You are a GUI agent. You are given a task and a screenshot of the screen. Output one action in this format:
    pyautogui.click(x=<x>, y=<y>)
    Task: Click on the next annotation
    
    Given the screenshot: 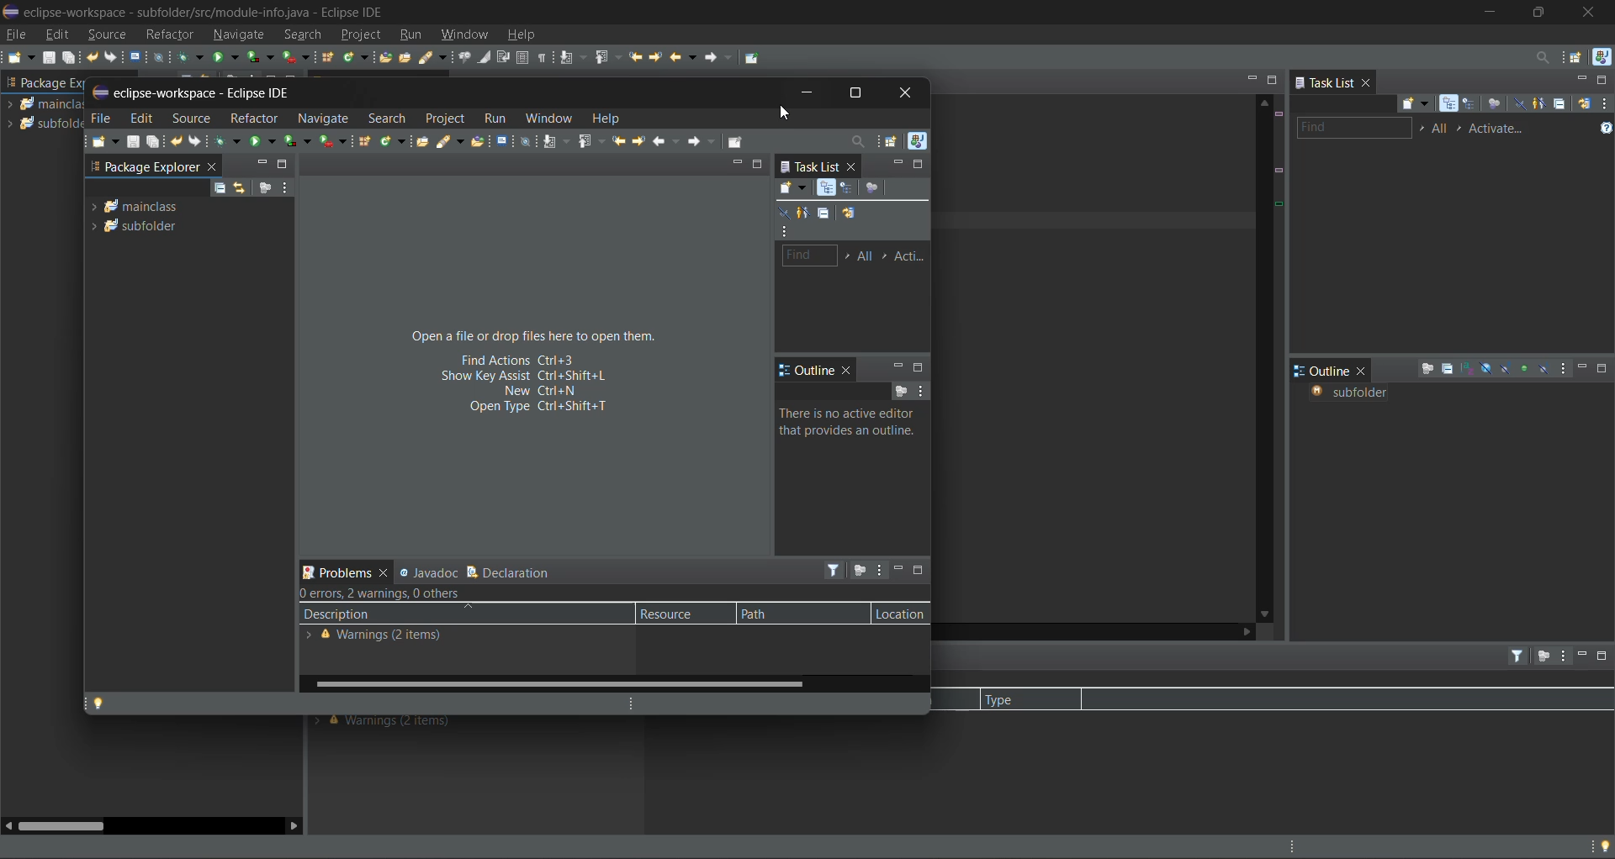 What is the action you would take?
    pyautogui.click(x=559, y=143)
    